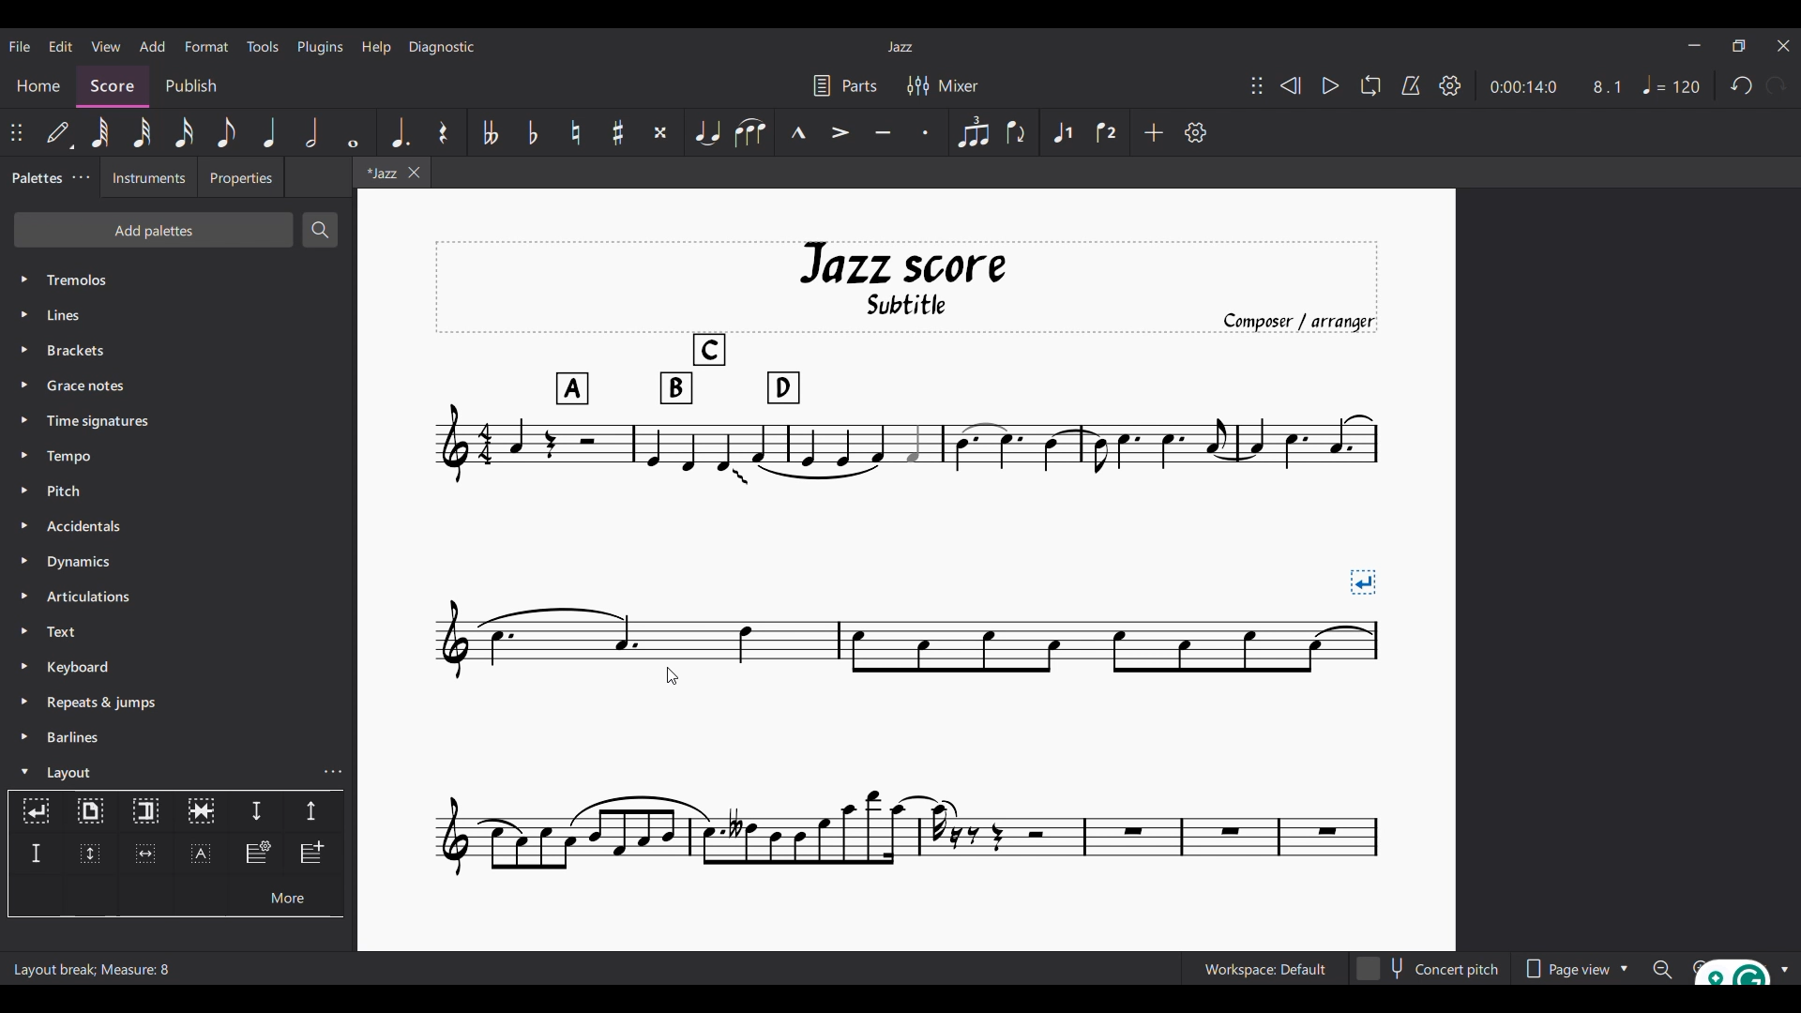  I want to click on Insert text frame, so click(201, 854).